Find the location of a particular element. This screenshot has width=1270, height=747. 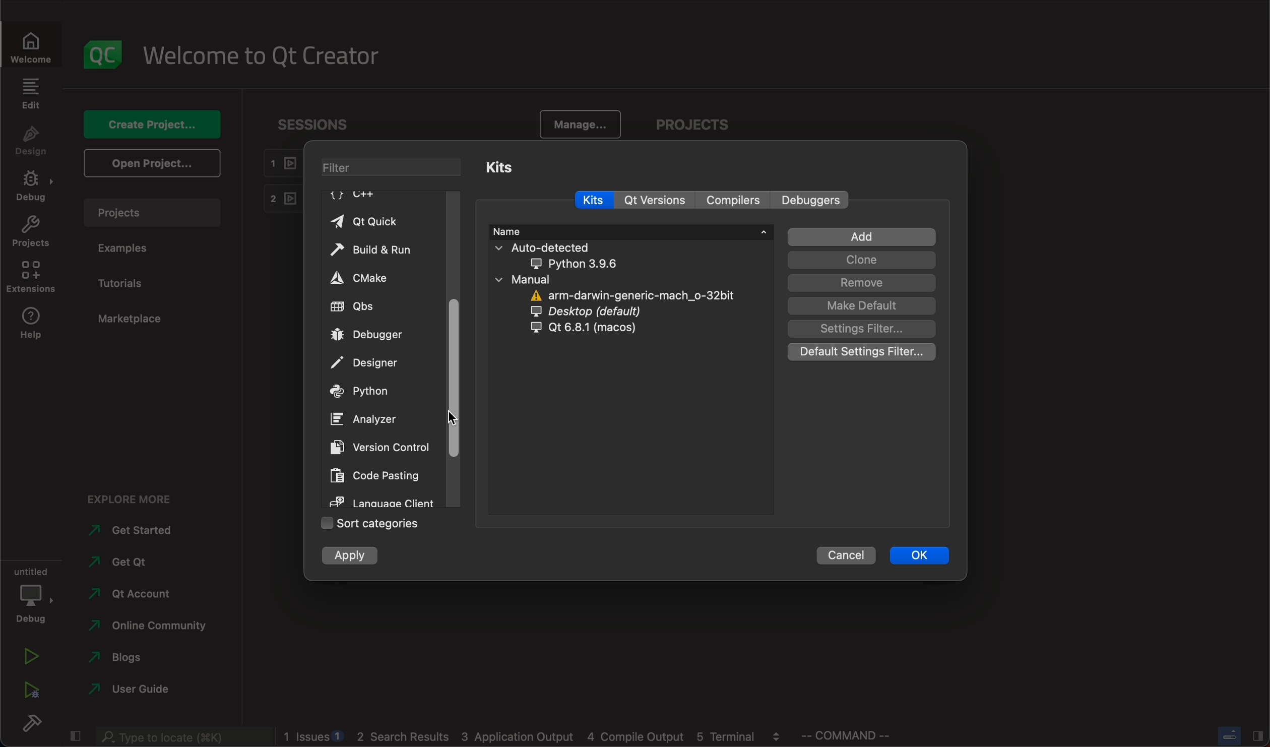

compilers is located at coordinates (730, 200).